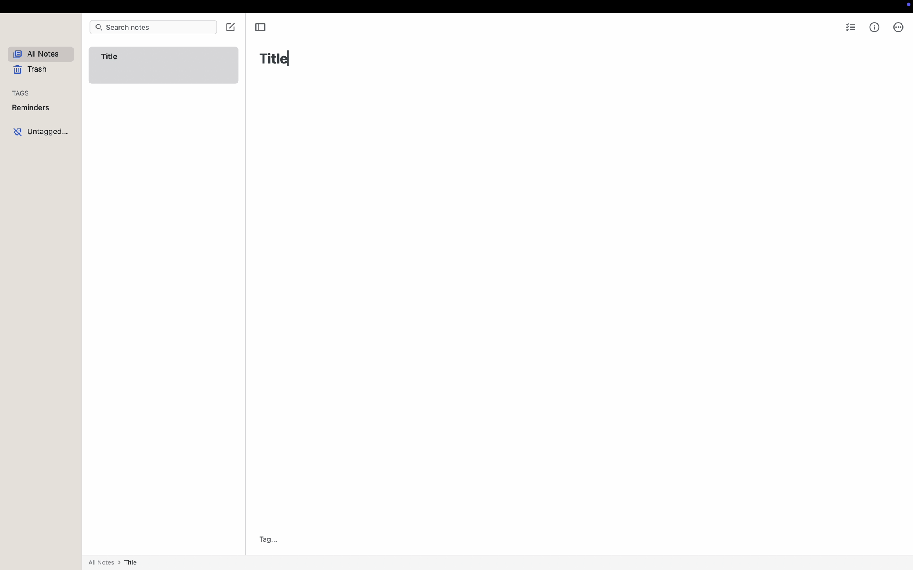  Describe the element at coordinates (898, 27) in the screenshot. I see `more options` at that location.